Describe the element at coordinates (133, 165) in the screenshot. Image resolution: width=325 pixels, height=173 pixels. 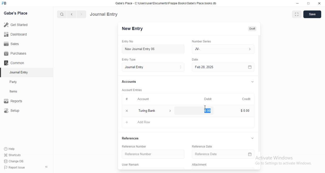
I see `User Remark` at that location.